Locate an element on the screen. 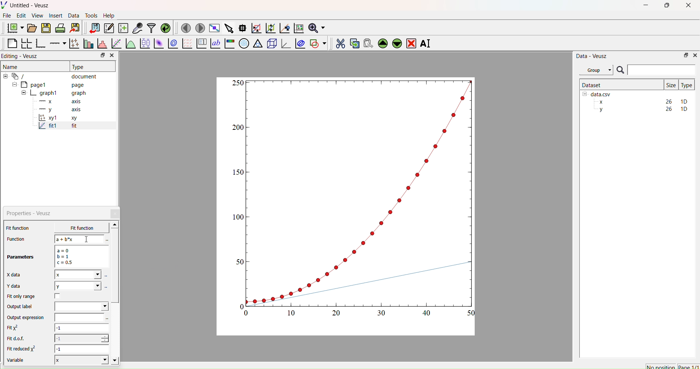 The image size is (700, 369). Editing - Veusz is located at coordinates (22, 56).